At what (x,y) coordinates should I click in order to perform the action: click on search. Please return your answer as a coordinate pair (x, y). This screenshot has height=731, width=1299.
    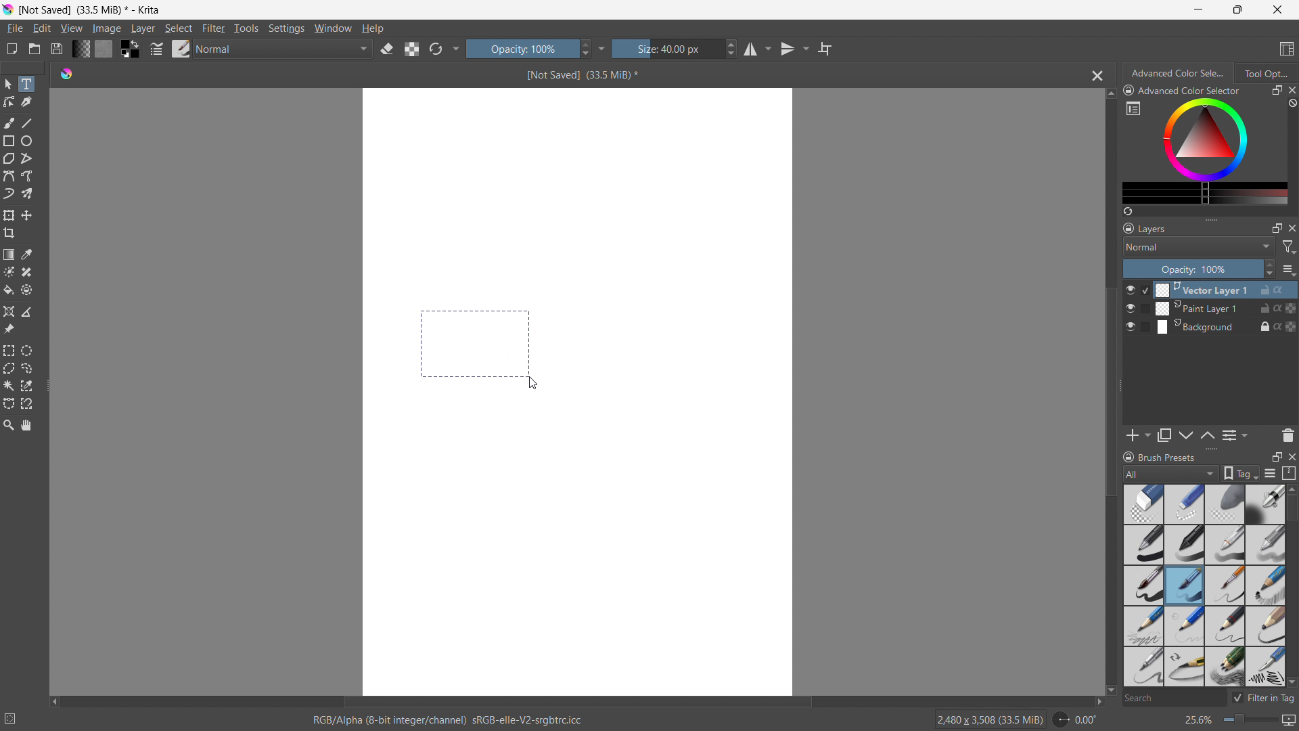
    Looking at the image, I should click on (1172, 699).